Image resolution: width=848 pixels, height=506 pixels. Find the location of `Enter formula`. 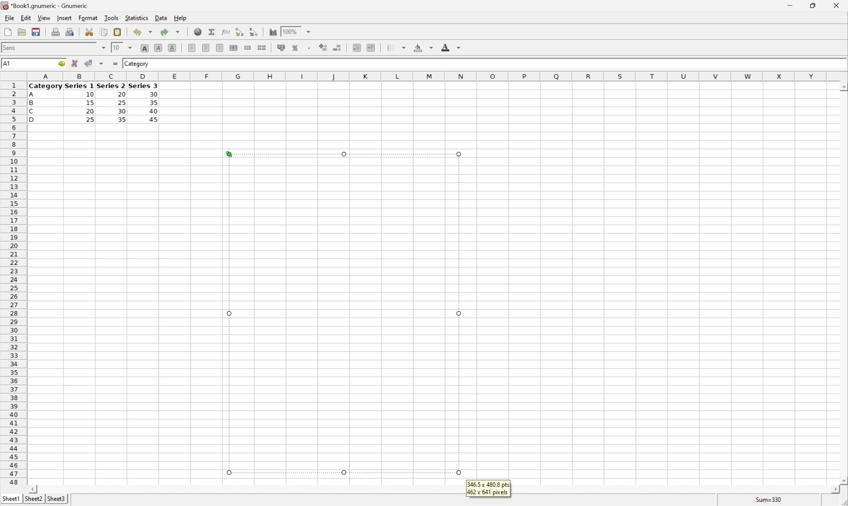

Enter formula is located at coordinates (116, 63).